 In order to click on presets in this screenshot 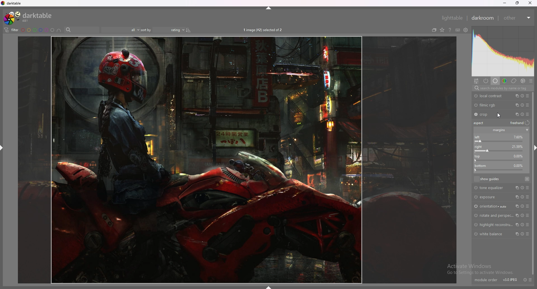, I will do `click(527, 188)`.